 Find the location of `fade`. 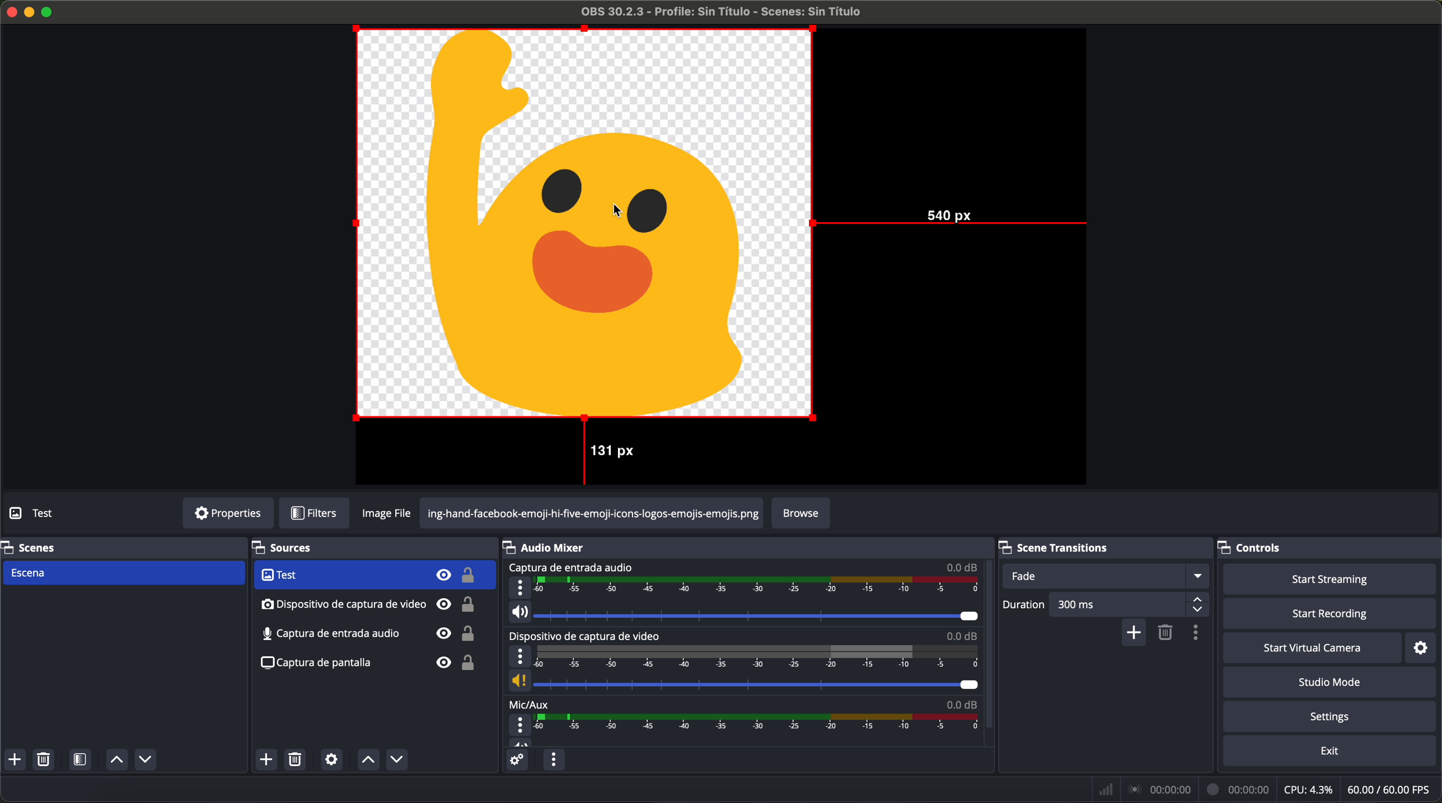

fade is located at coordinates (1104, 576).